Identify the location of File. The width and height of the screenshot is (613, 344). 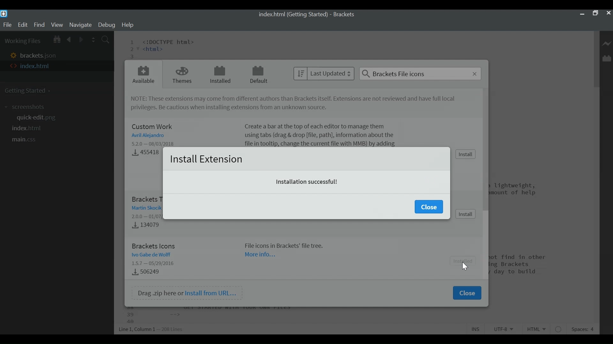
(7, 25).